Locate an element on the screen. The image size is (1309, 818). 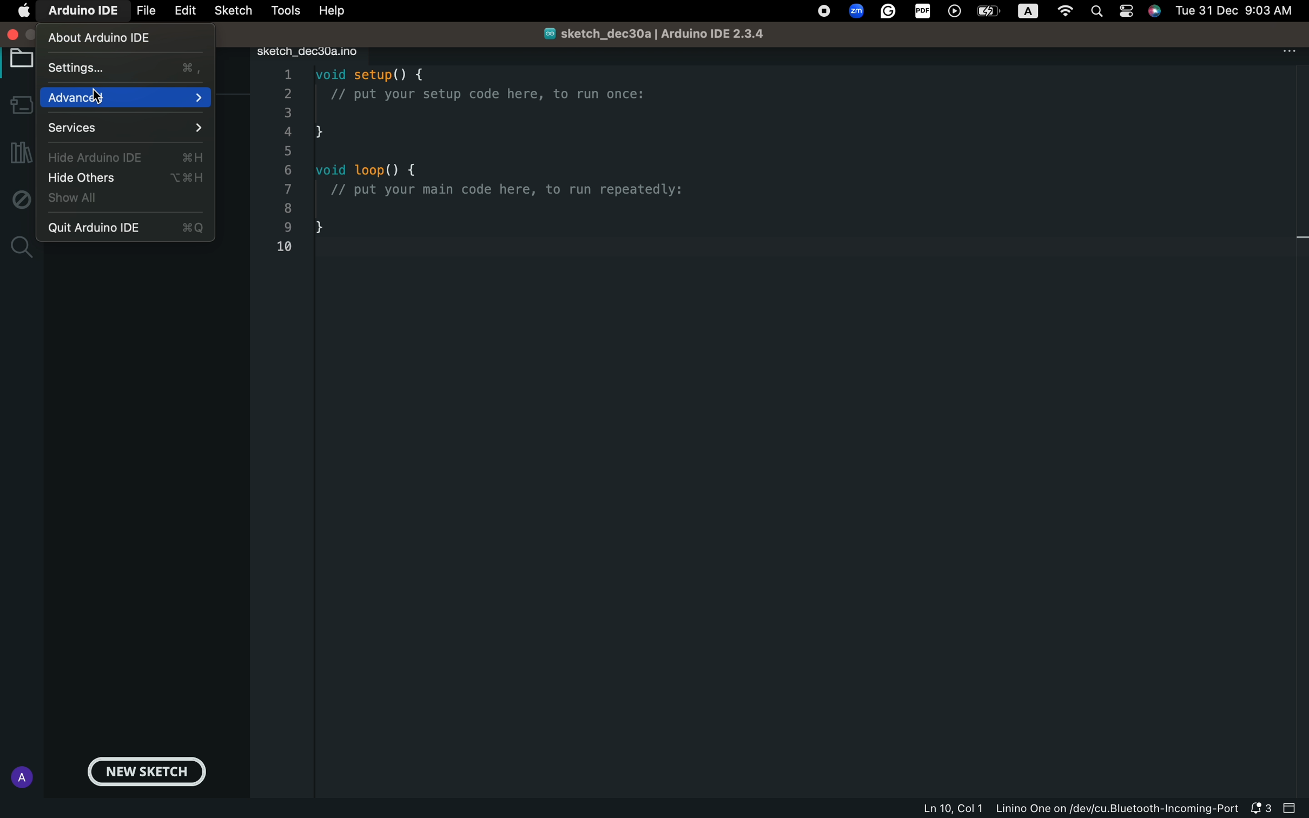
notification is located at coordinates (1259, 809).